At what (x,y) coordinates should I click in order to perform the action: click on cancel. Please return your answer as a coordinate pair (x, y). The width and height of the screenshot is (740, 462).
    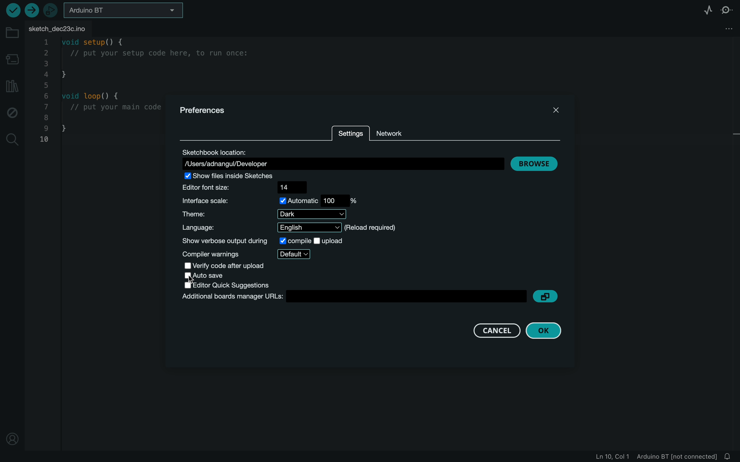
    Looking at the image, I should click on (489, 330).